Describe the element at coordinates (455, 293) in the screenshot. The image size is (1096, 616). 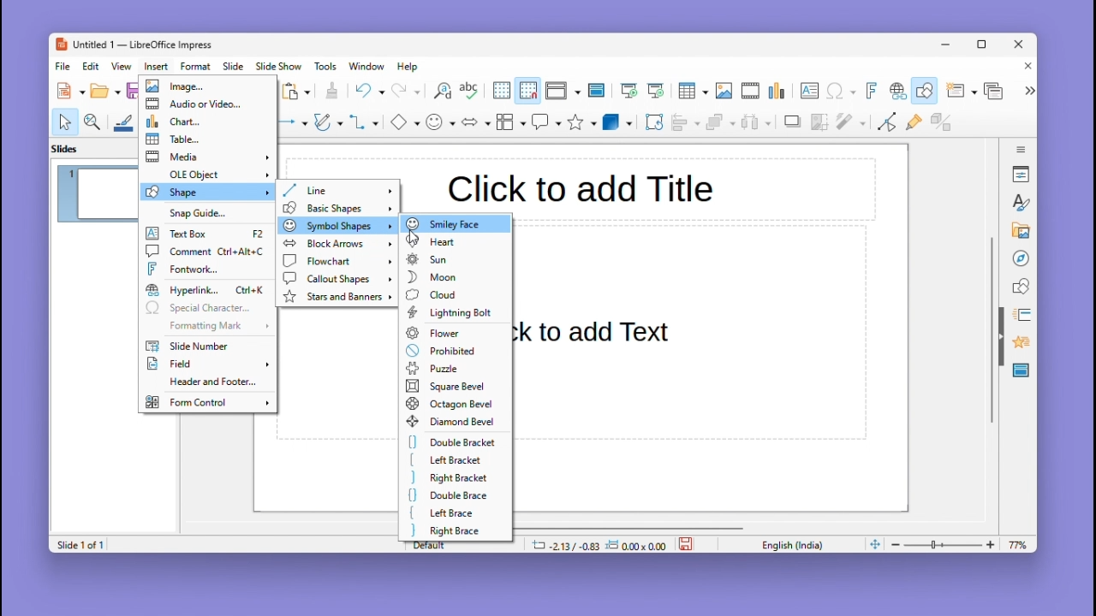
I see `Cloud` at that location.